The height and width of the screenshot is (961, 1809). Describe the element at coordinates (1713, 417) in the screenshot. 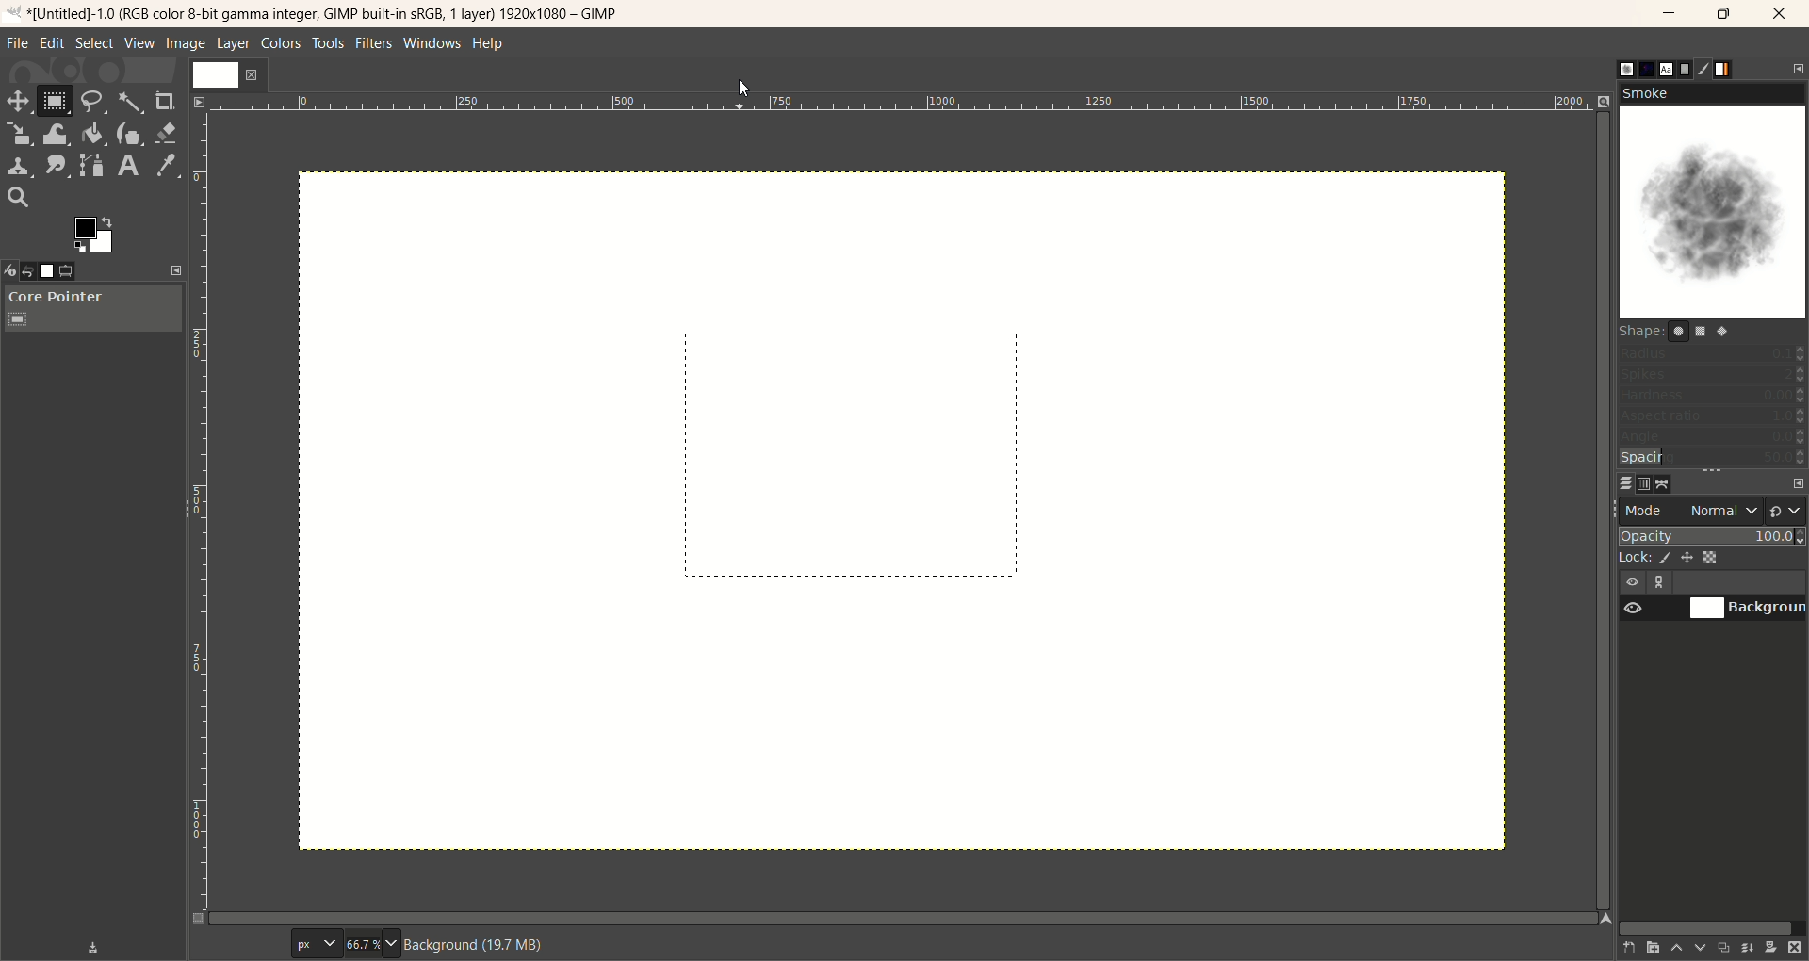

I see `aspect ratio` at that location.